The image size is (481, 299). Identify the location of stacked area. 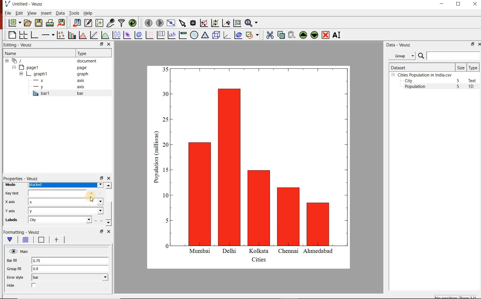
(65, 202).